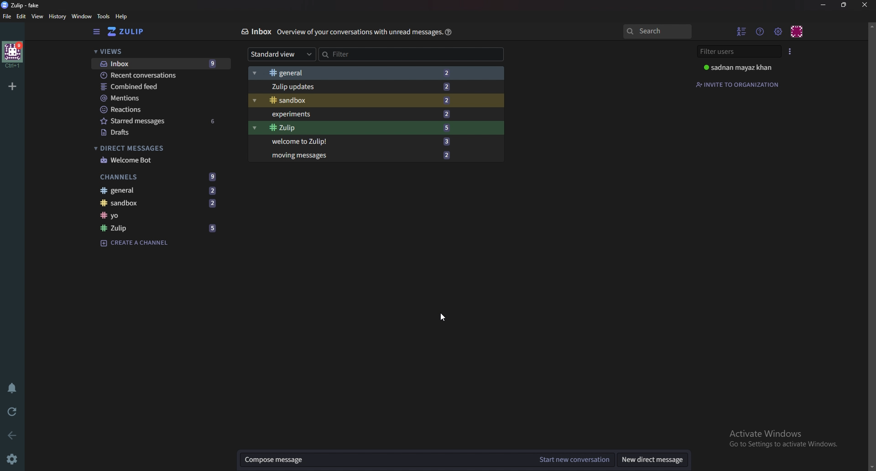 This screenshot has width=876, height=471. Describe the element at coordinates (162, 75) in the screenshot. I see `Recent conversations` at that location.